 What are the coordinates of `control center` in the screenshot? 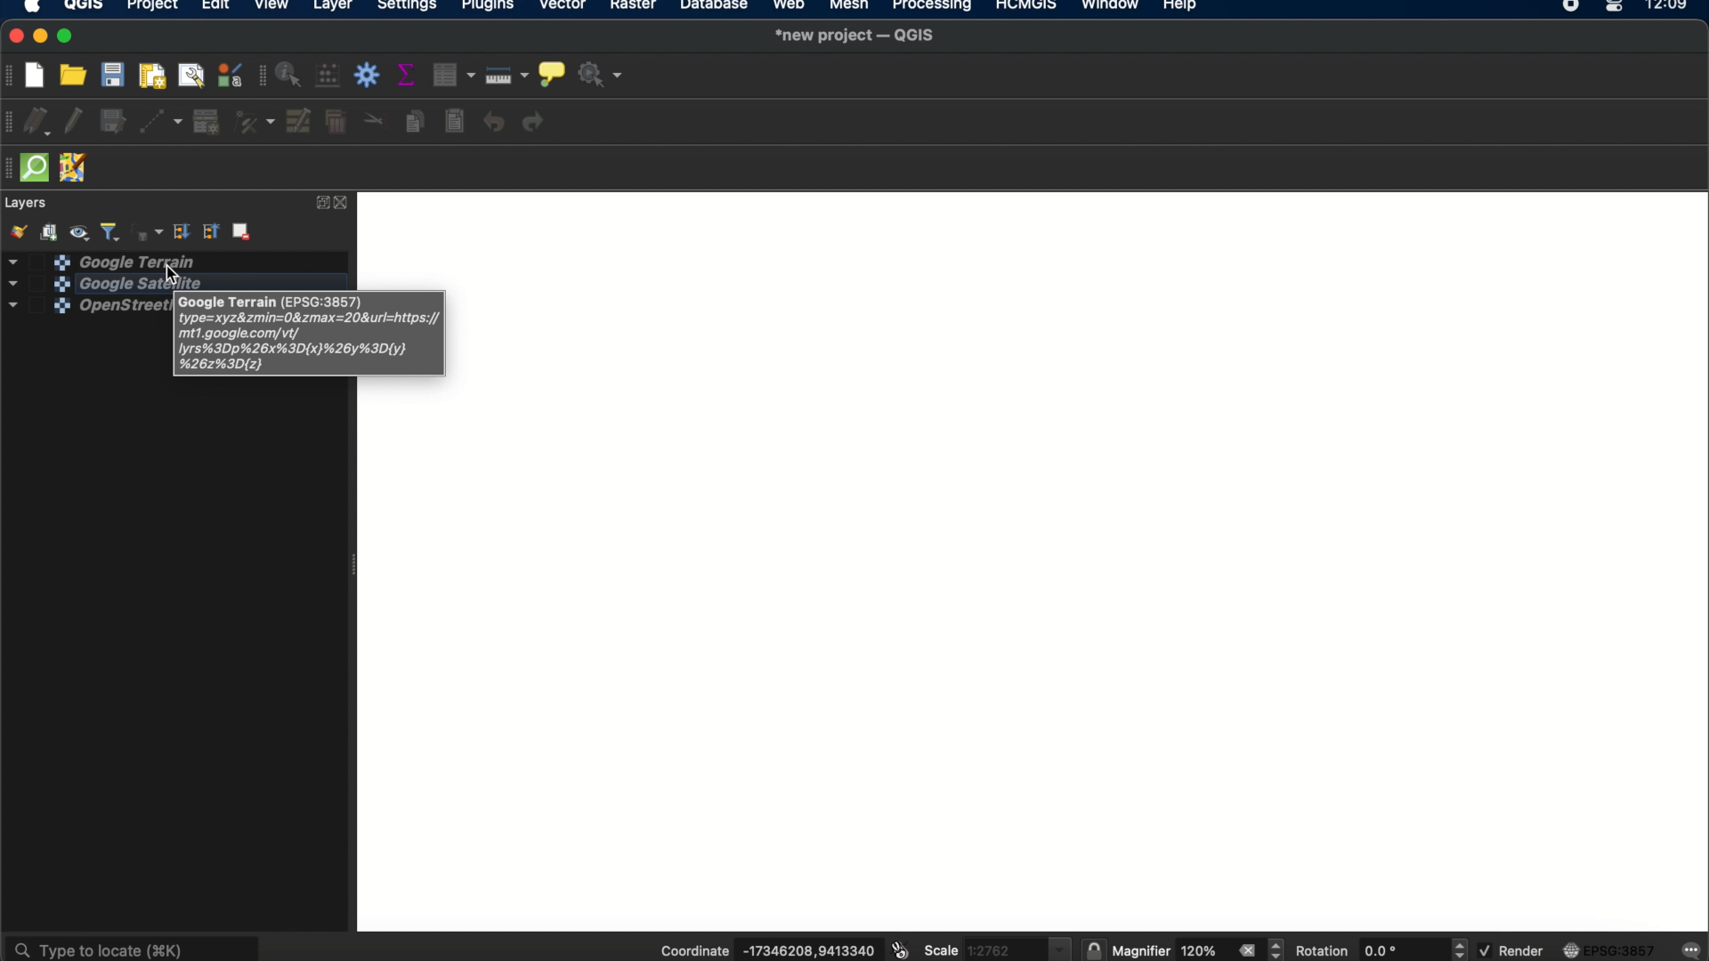 It's located at (1616, 7).